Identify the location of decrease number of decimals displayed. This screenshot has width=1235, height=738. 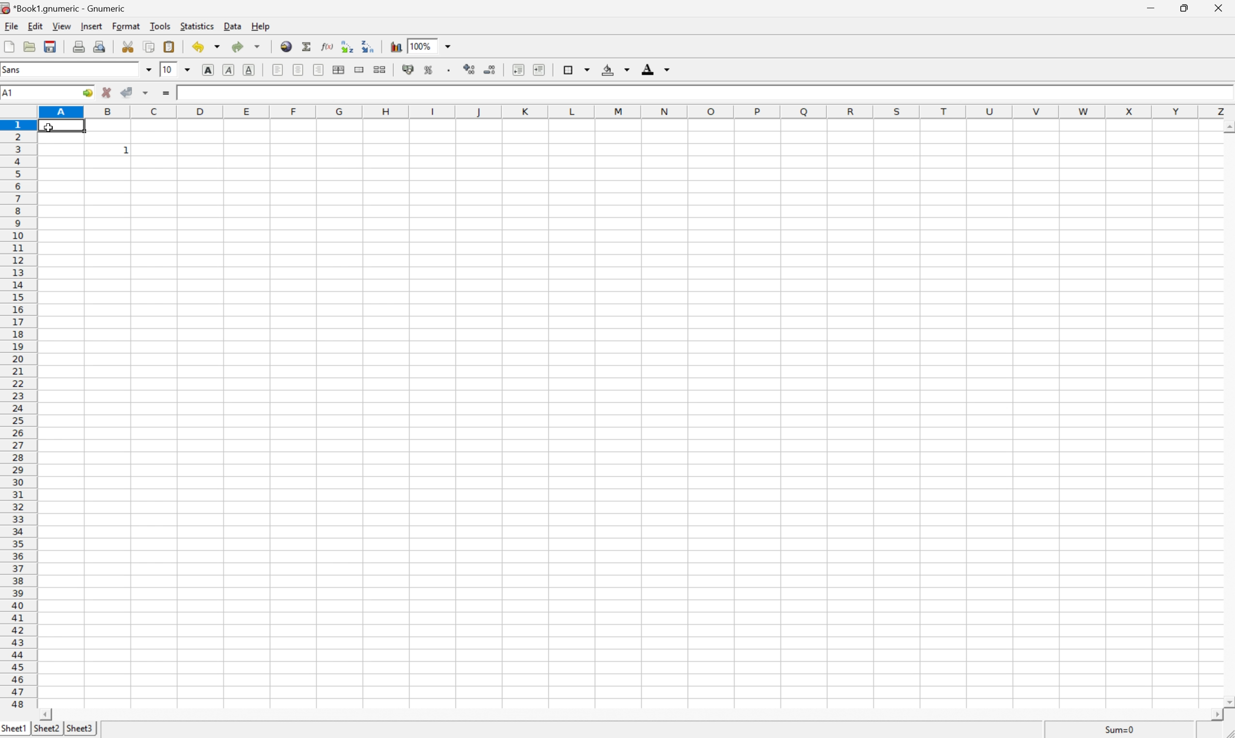
(491, 70).